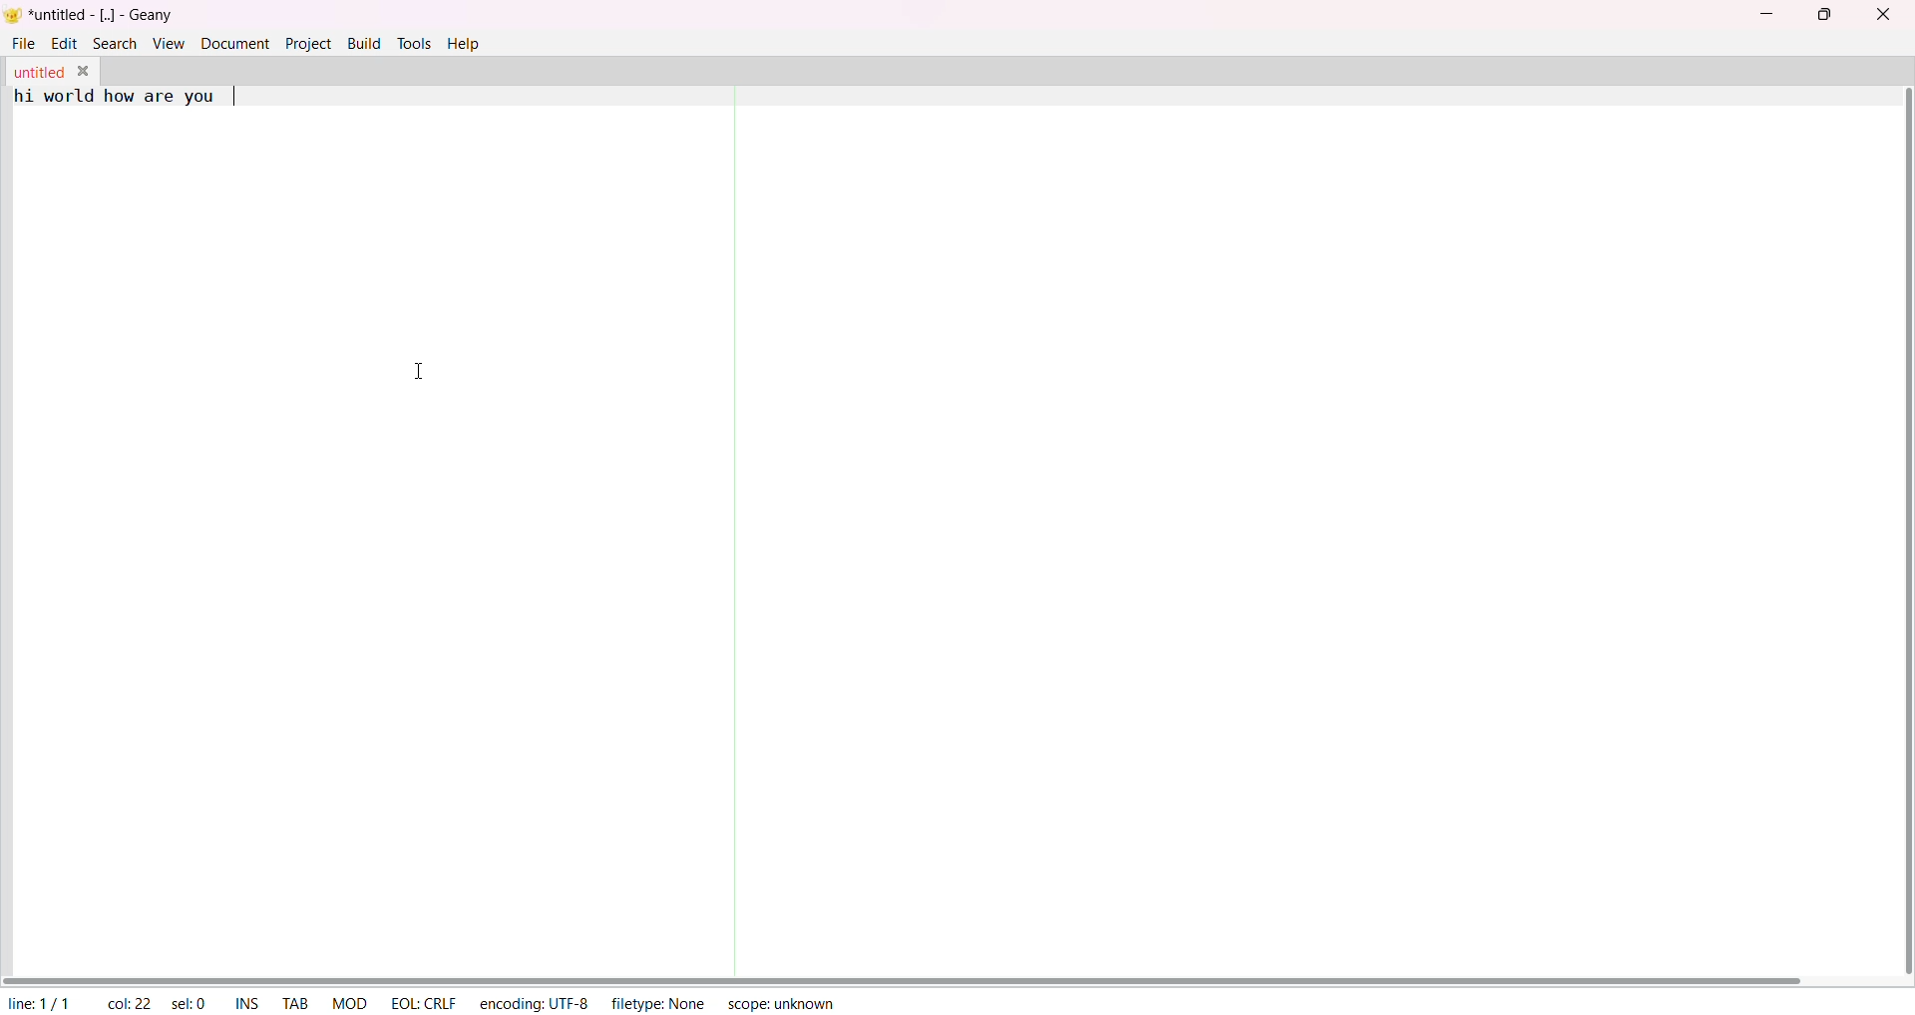 Image resolution: width=1915 pixels, height=1015 pixels. Describe the element at coordinates (414, 43) in the screenshot. I see `tools` at that location.